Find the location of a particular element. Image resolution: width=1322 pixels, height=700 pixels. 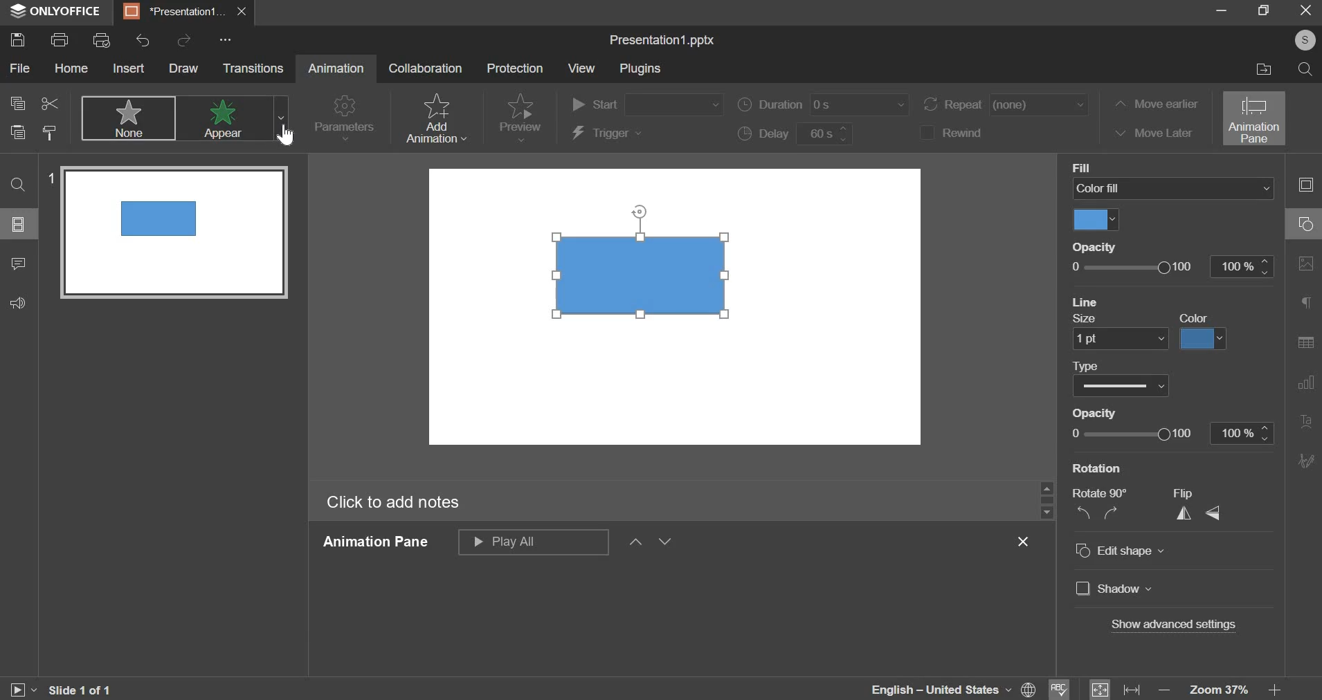

down is located at coordinates (667, 543).